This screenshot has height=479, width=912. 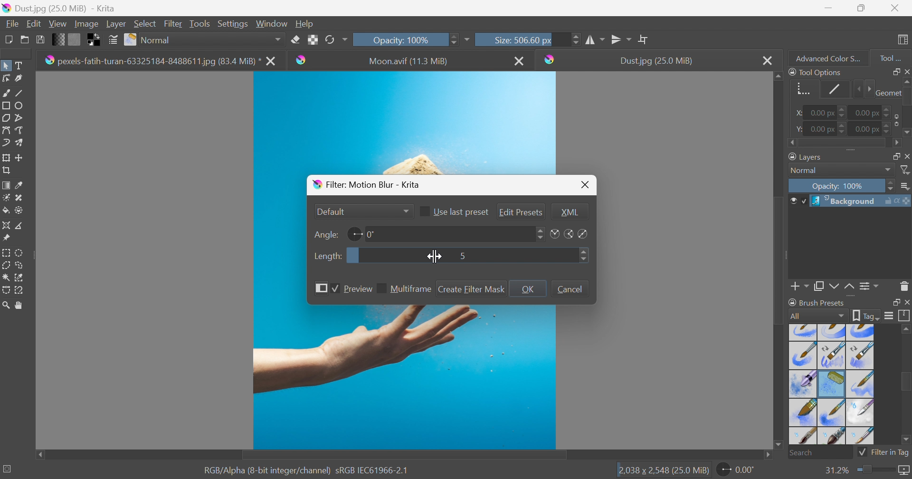 I want to click on Select, so click(x=145, y=23).